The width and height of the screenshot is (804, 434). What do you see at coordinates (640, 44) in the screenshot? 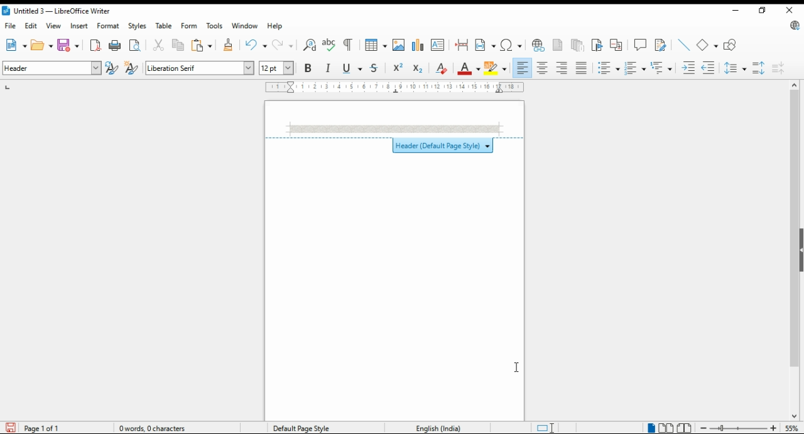
I see `insert comment` at bounding box center [640, 44].